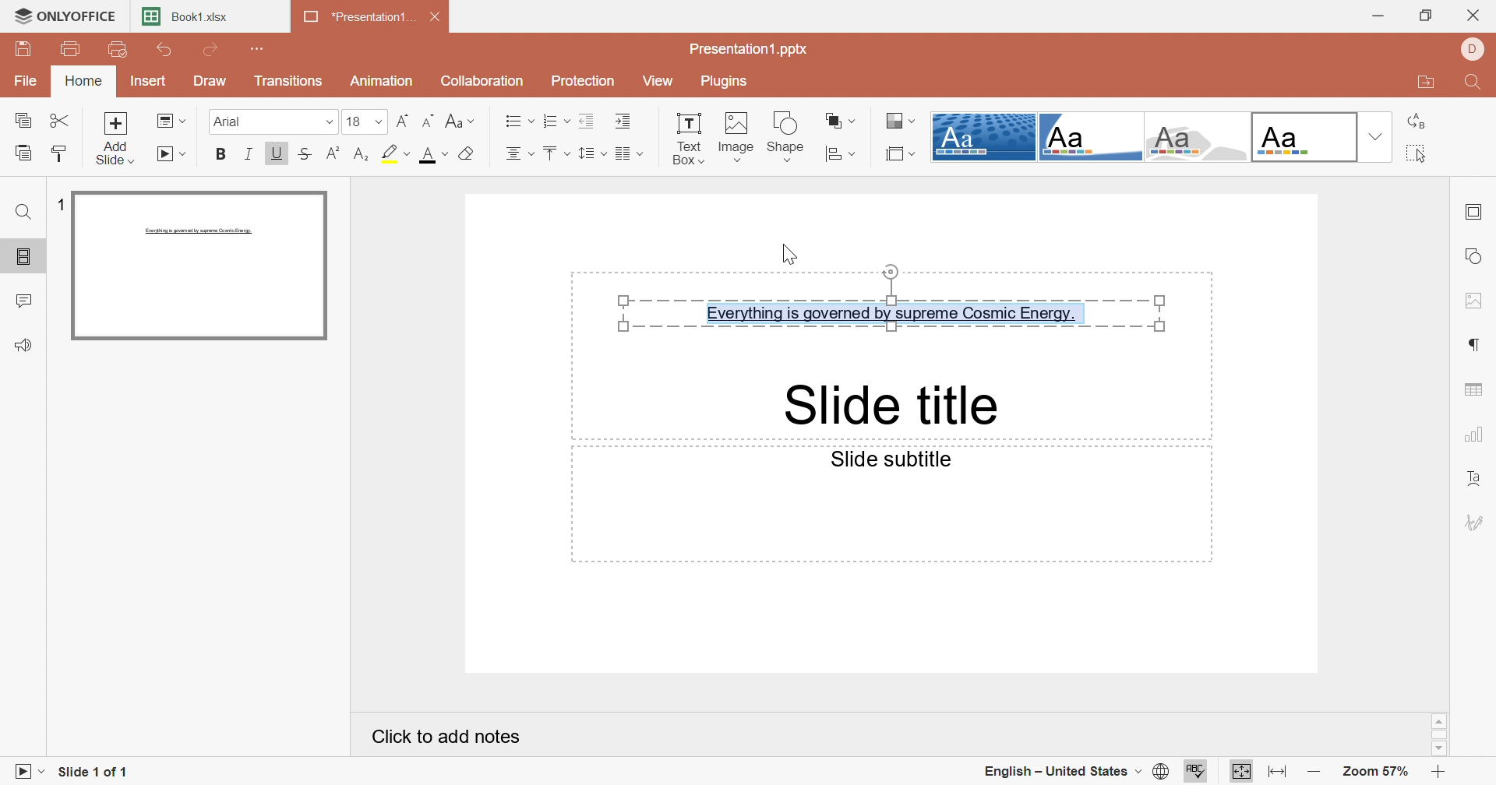 This screenshot has height=785, width=1496. I want to click on Everything is governed by supreme Cosmic Energy., so click(896, 298).